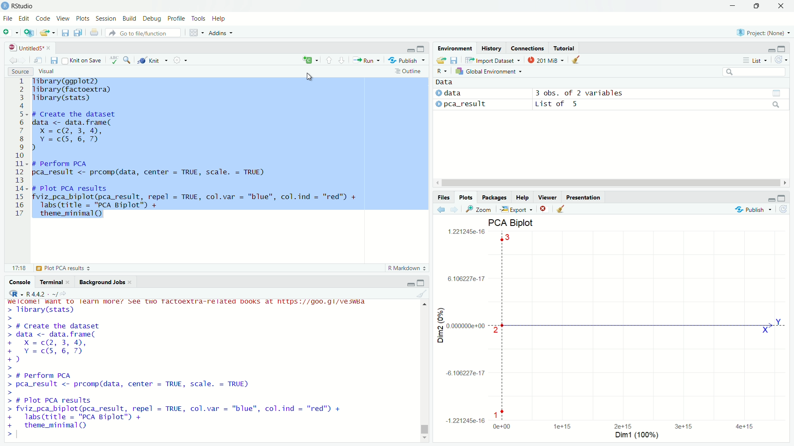 The image size is (794, 446). What do you see at coordinates (546, 59) in the screenshot?
I see `memory usage` at bounding box center [546, 59].